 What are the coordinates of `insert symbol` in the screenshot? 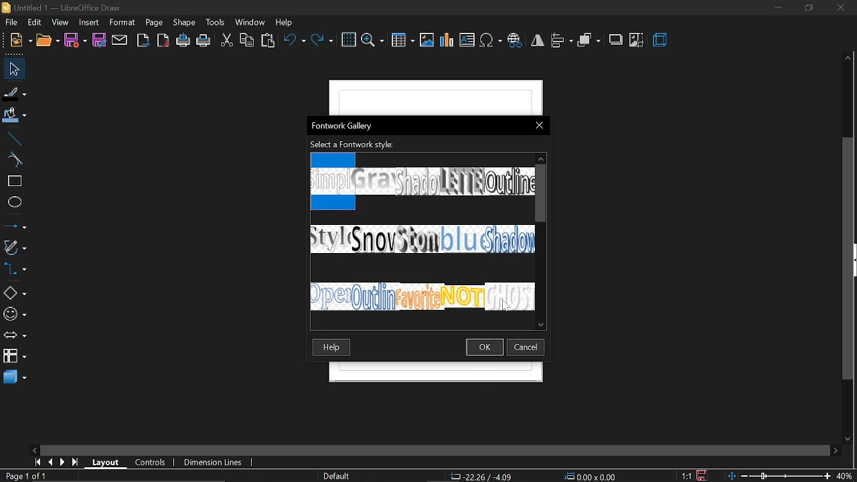 It's located at (491, 41).